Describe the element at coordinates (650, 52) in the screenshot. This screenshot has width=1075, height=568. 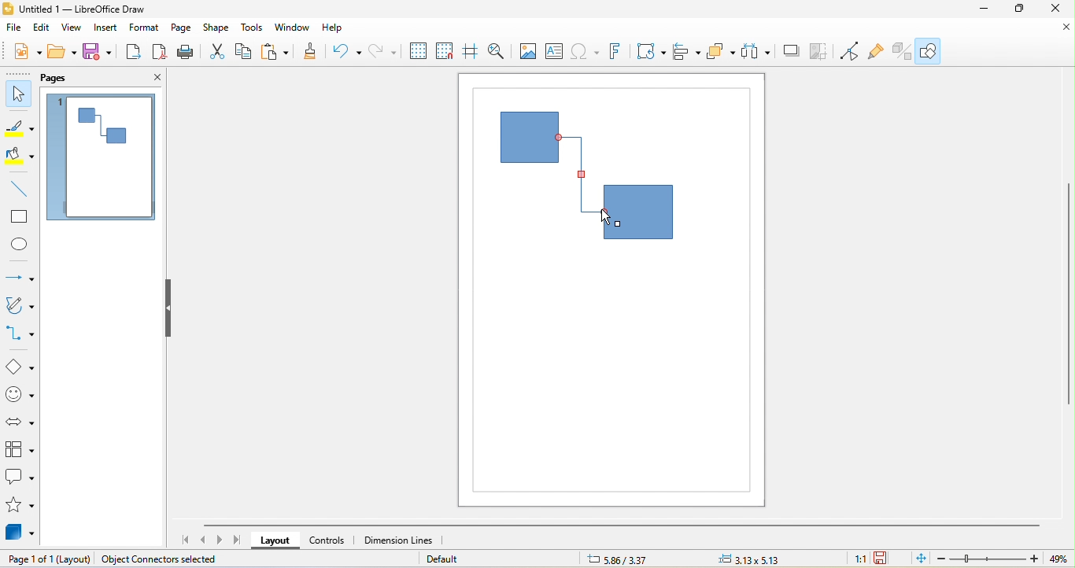
I see `transformation` at that location.